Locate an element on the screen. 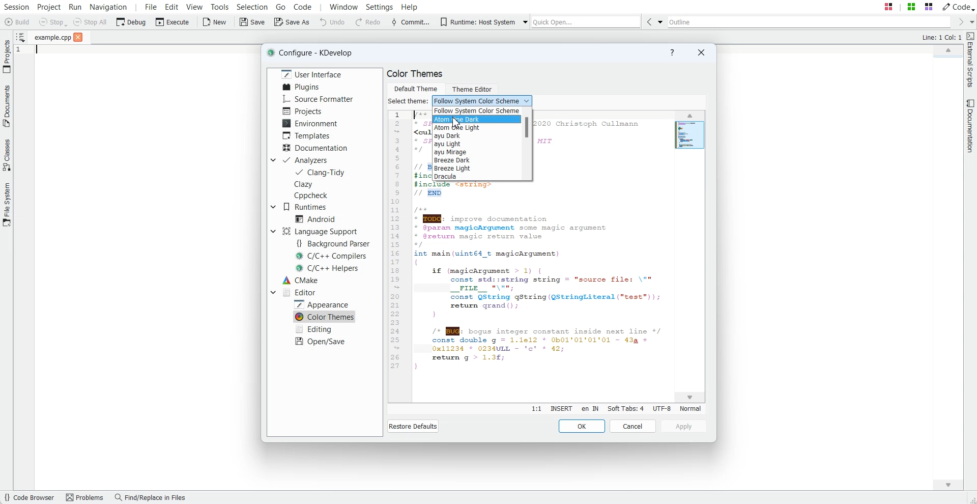 The image size is (977, 504). Restore Default is located at coordinates (413, 426).